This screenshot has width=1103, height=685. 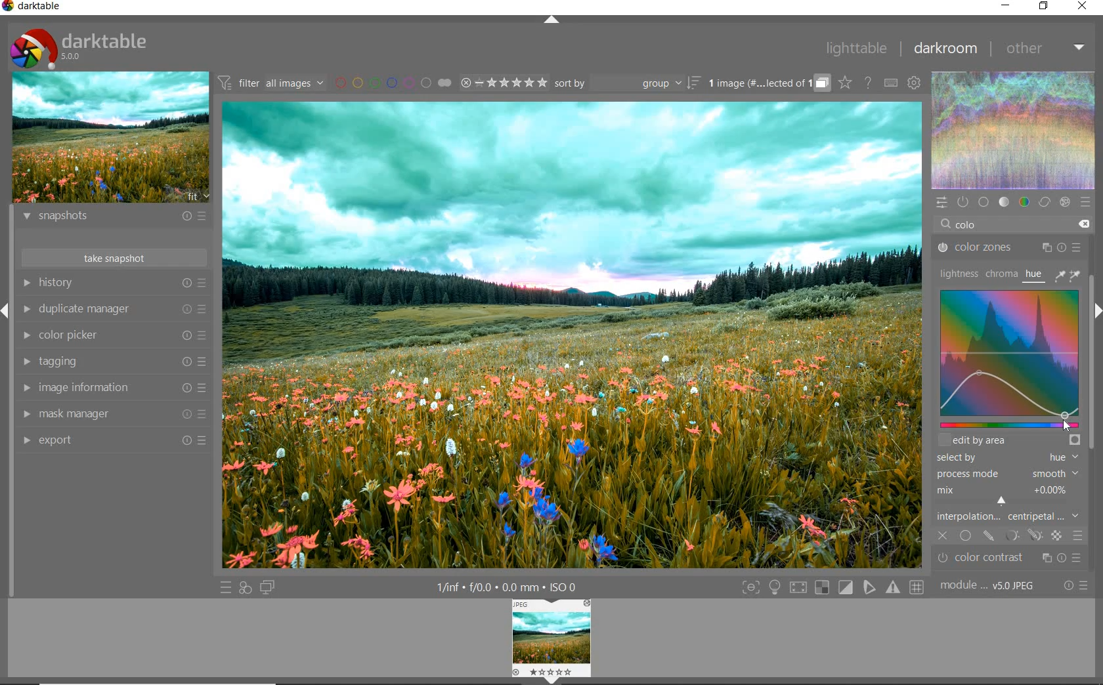 I want to click on display a second darkroom image window, so click(x=267, y=587).